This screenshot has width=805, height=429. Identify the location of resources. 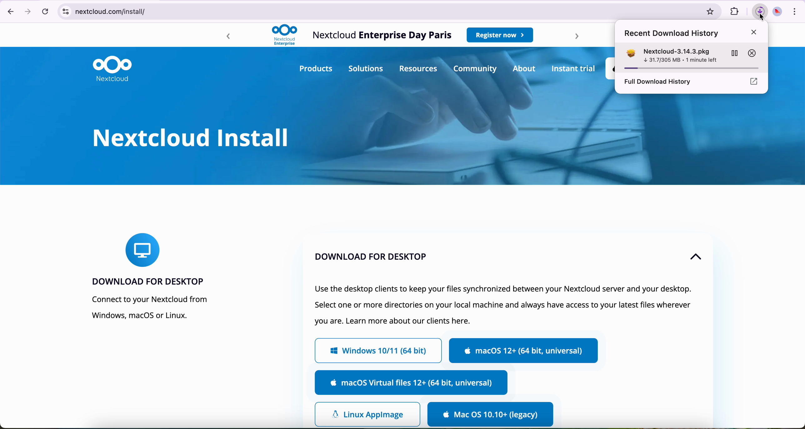
(419, 69).